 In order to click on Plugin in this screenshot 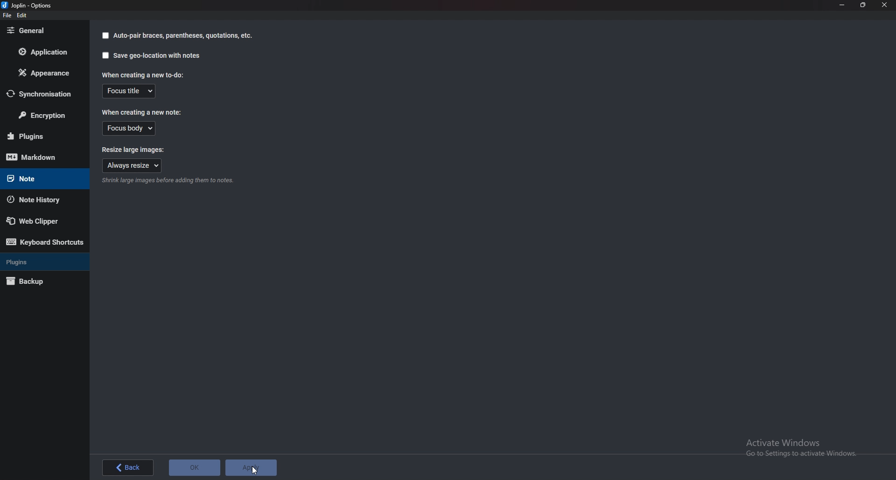, I will do `click(42, 137)`.